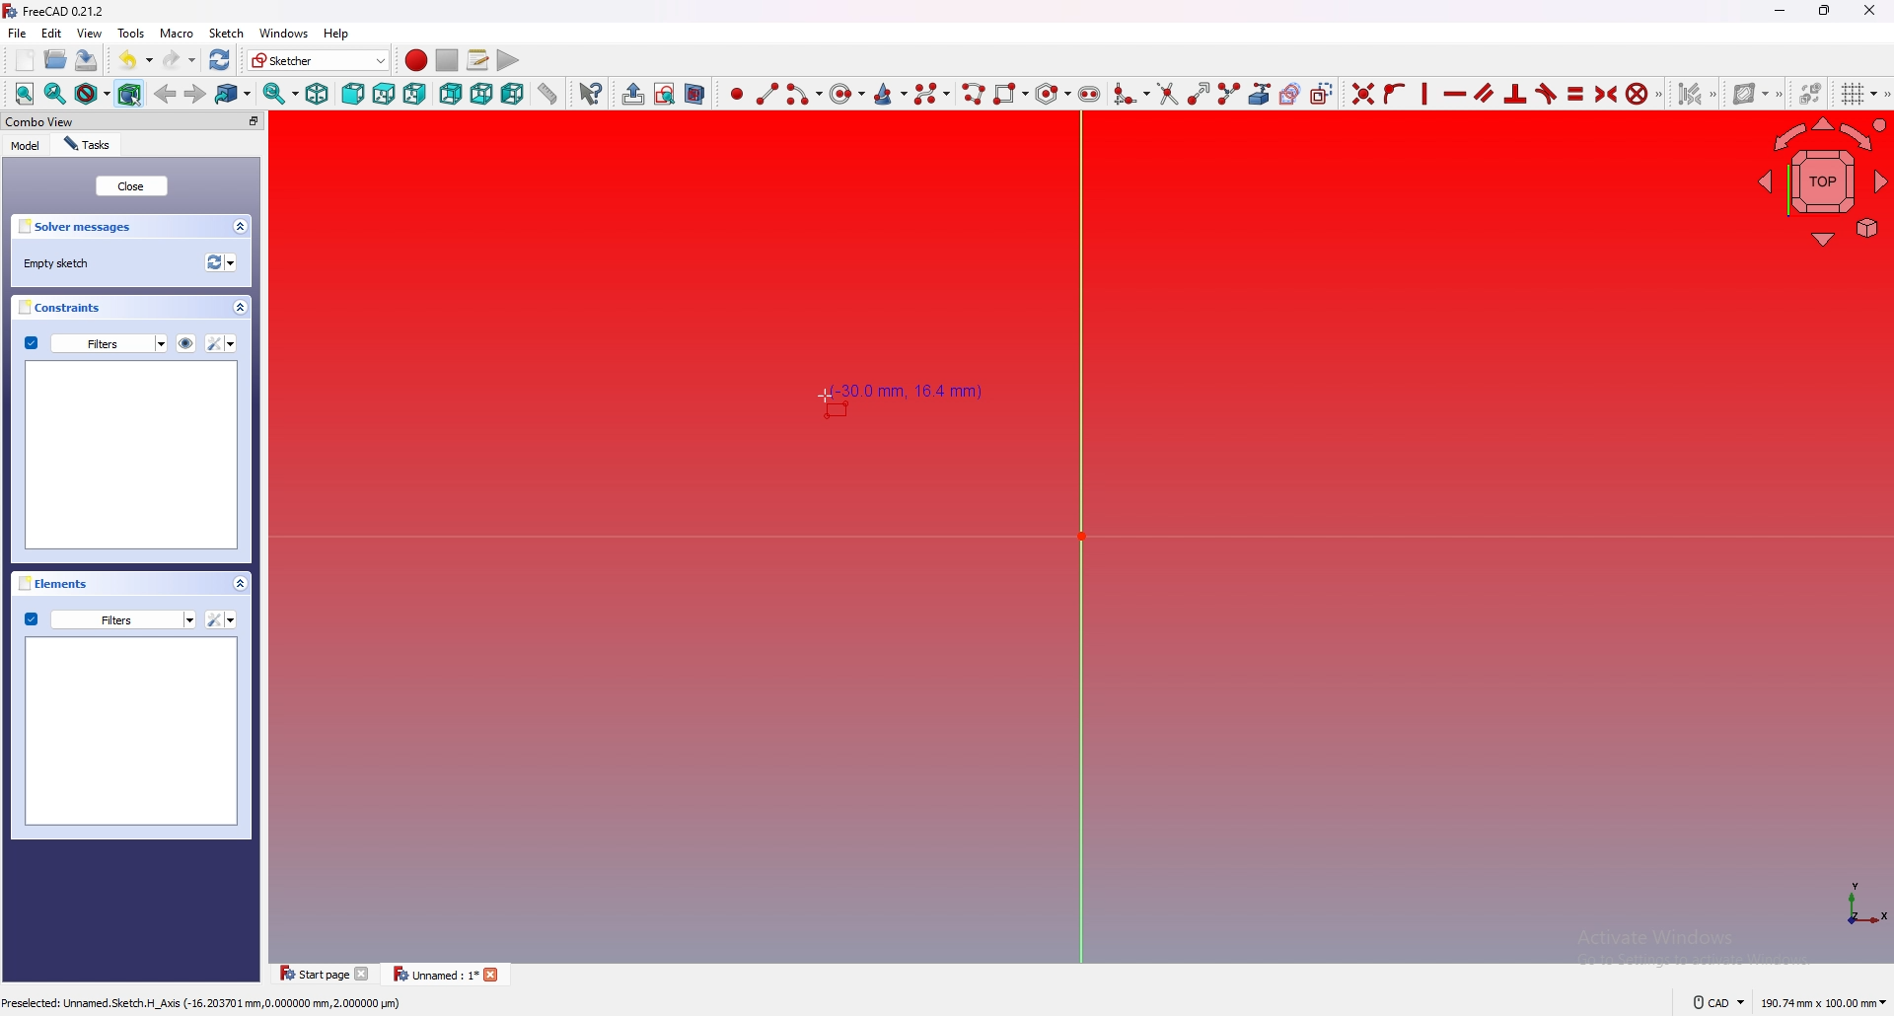  Describe the element at coordinates (634, 95) in the screenshot. I see `leave sketch` at that location.